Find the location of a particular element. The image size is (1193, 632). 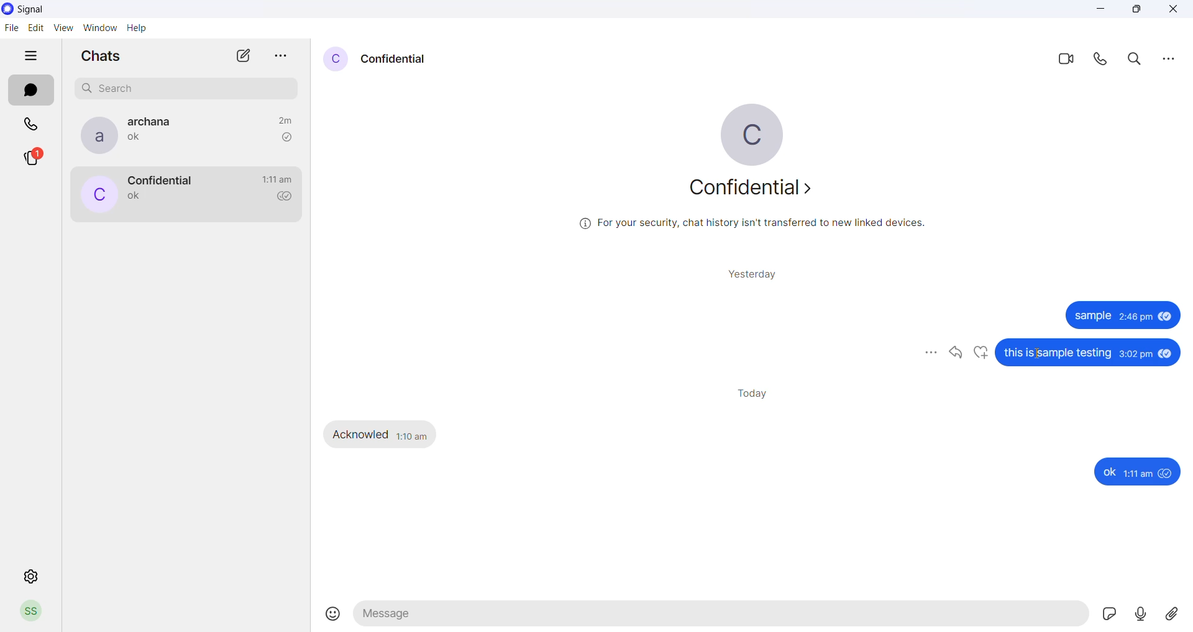

read recipient is located at coordinates (286, 137).